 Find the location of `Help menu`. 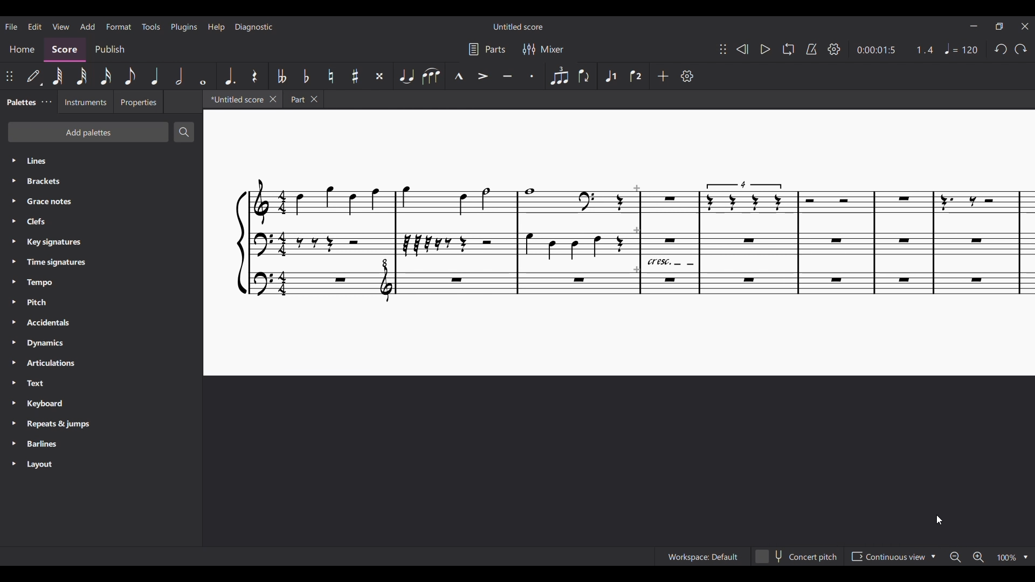

Help menu is located at coordinates (216, 27).